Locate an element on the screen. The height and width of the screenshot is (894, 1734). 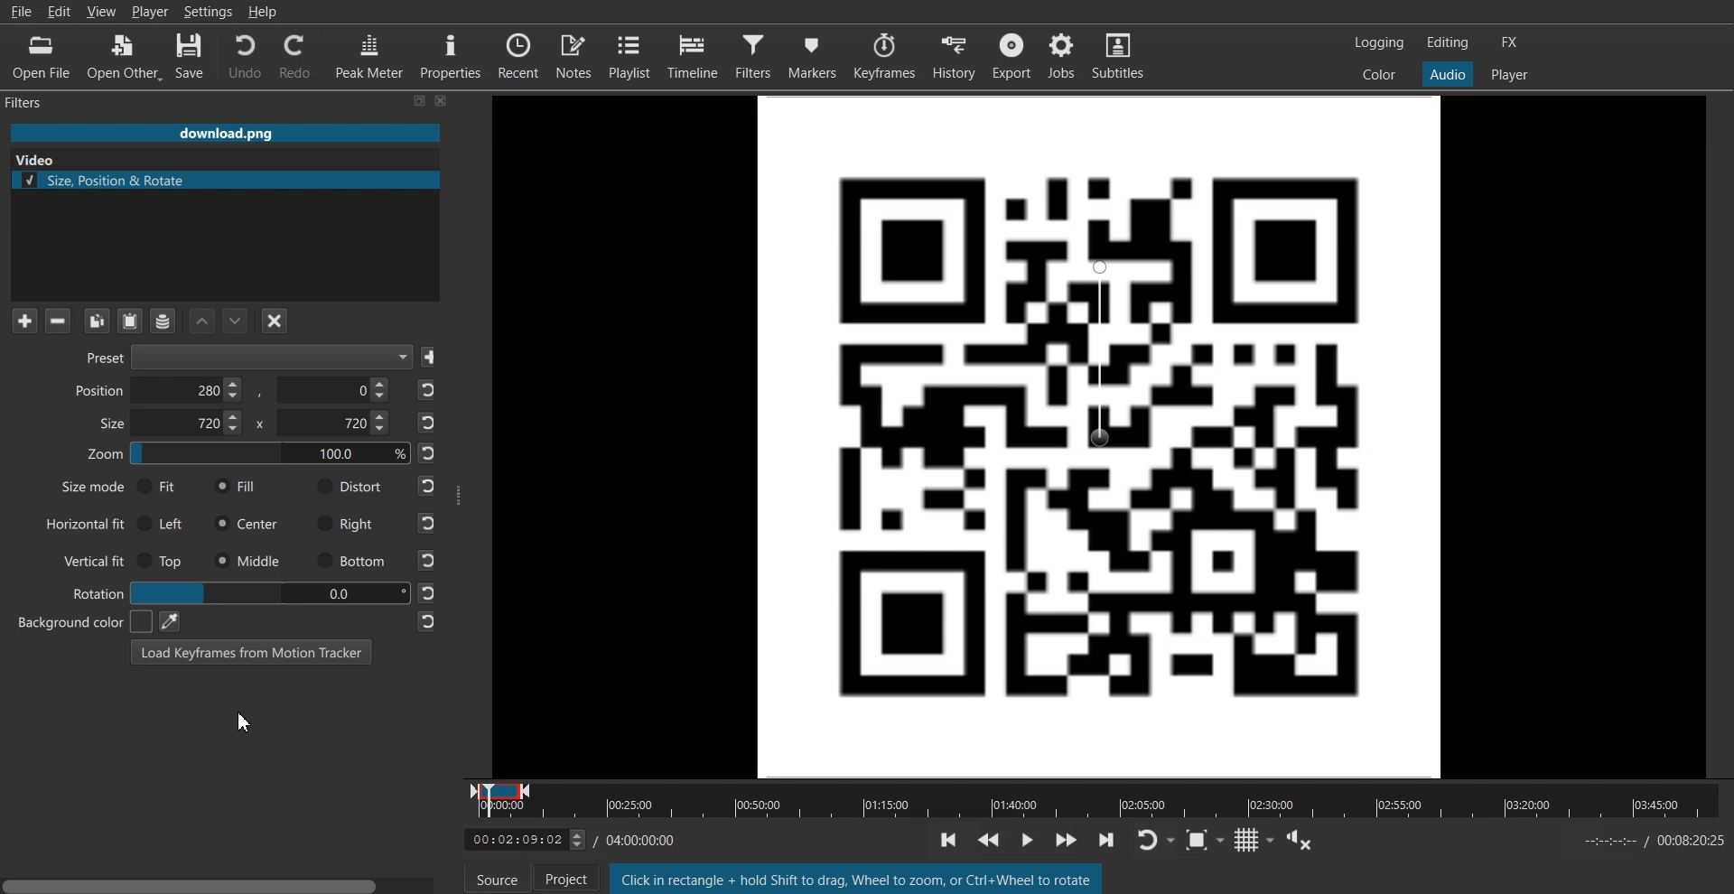
Time is located at coordinates (642, 838).